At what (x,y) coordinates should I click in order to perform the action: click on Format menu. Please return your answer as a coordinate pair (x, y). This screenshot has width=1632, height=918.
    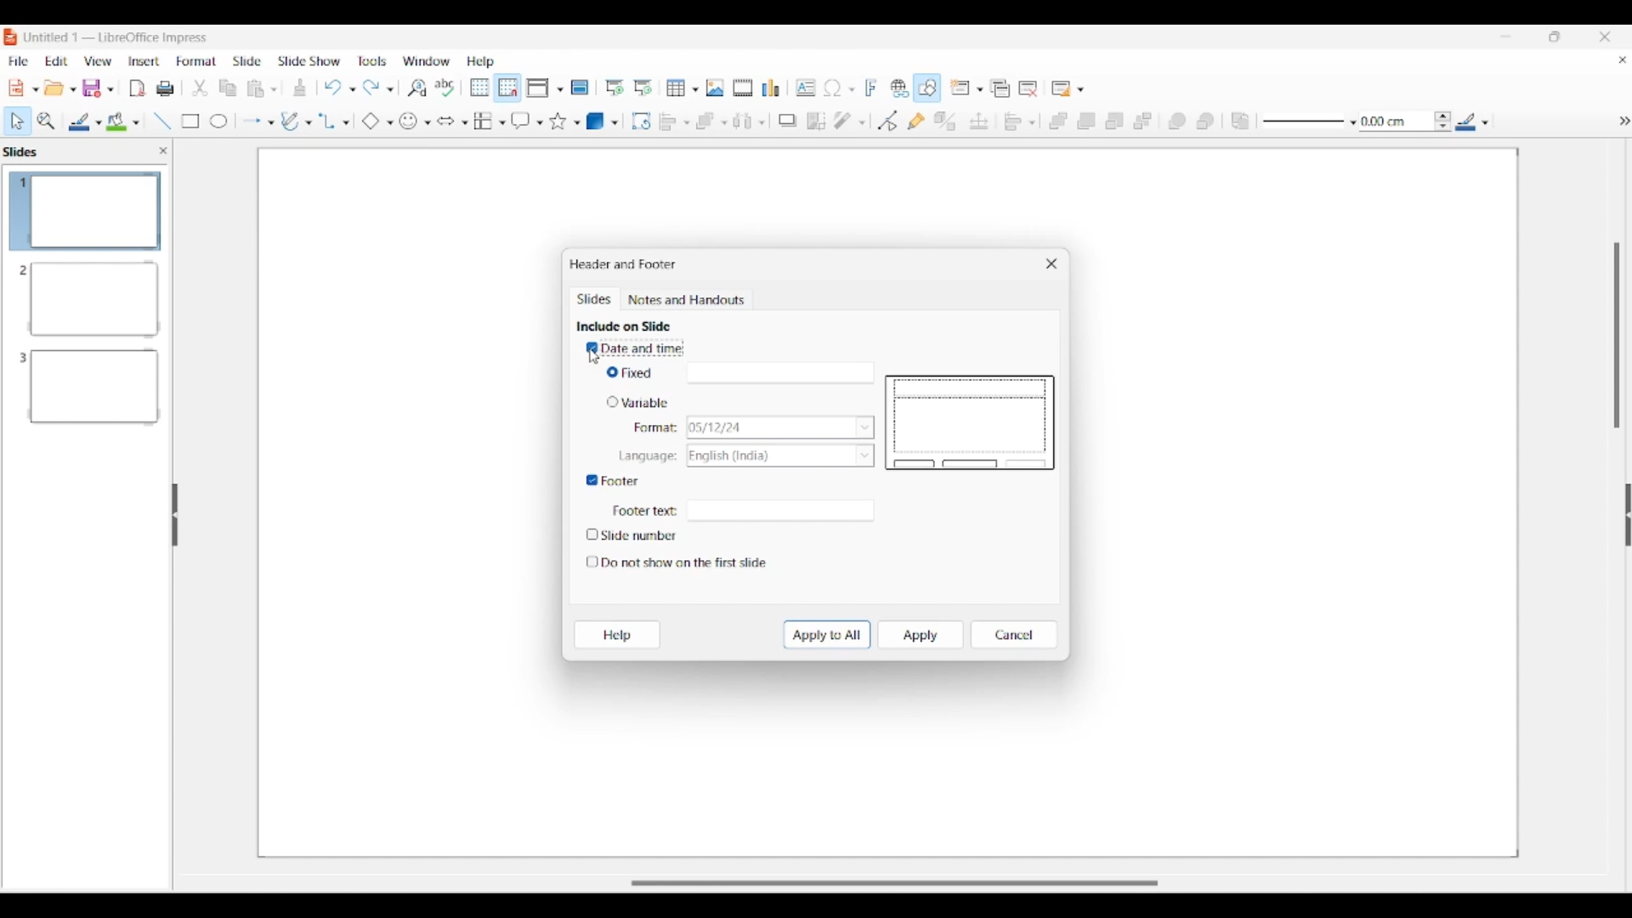
    Looking at the image, I should click on (196, 61).